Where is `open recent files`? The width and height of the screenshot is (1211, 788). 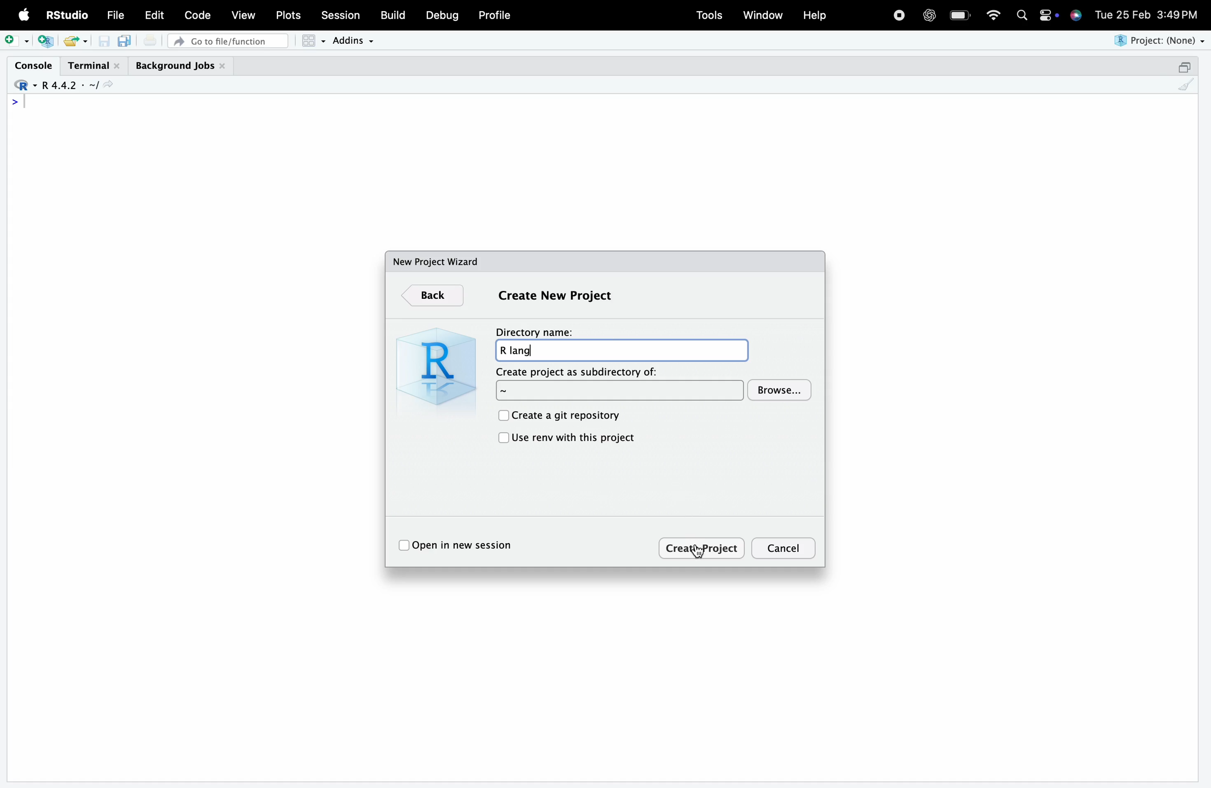 open recent files is located at coordinates (85, 42).